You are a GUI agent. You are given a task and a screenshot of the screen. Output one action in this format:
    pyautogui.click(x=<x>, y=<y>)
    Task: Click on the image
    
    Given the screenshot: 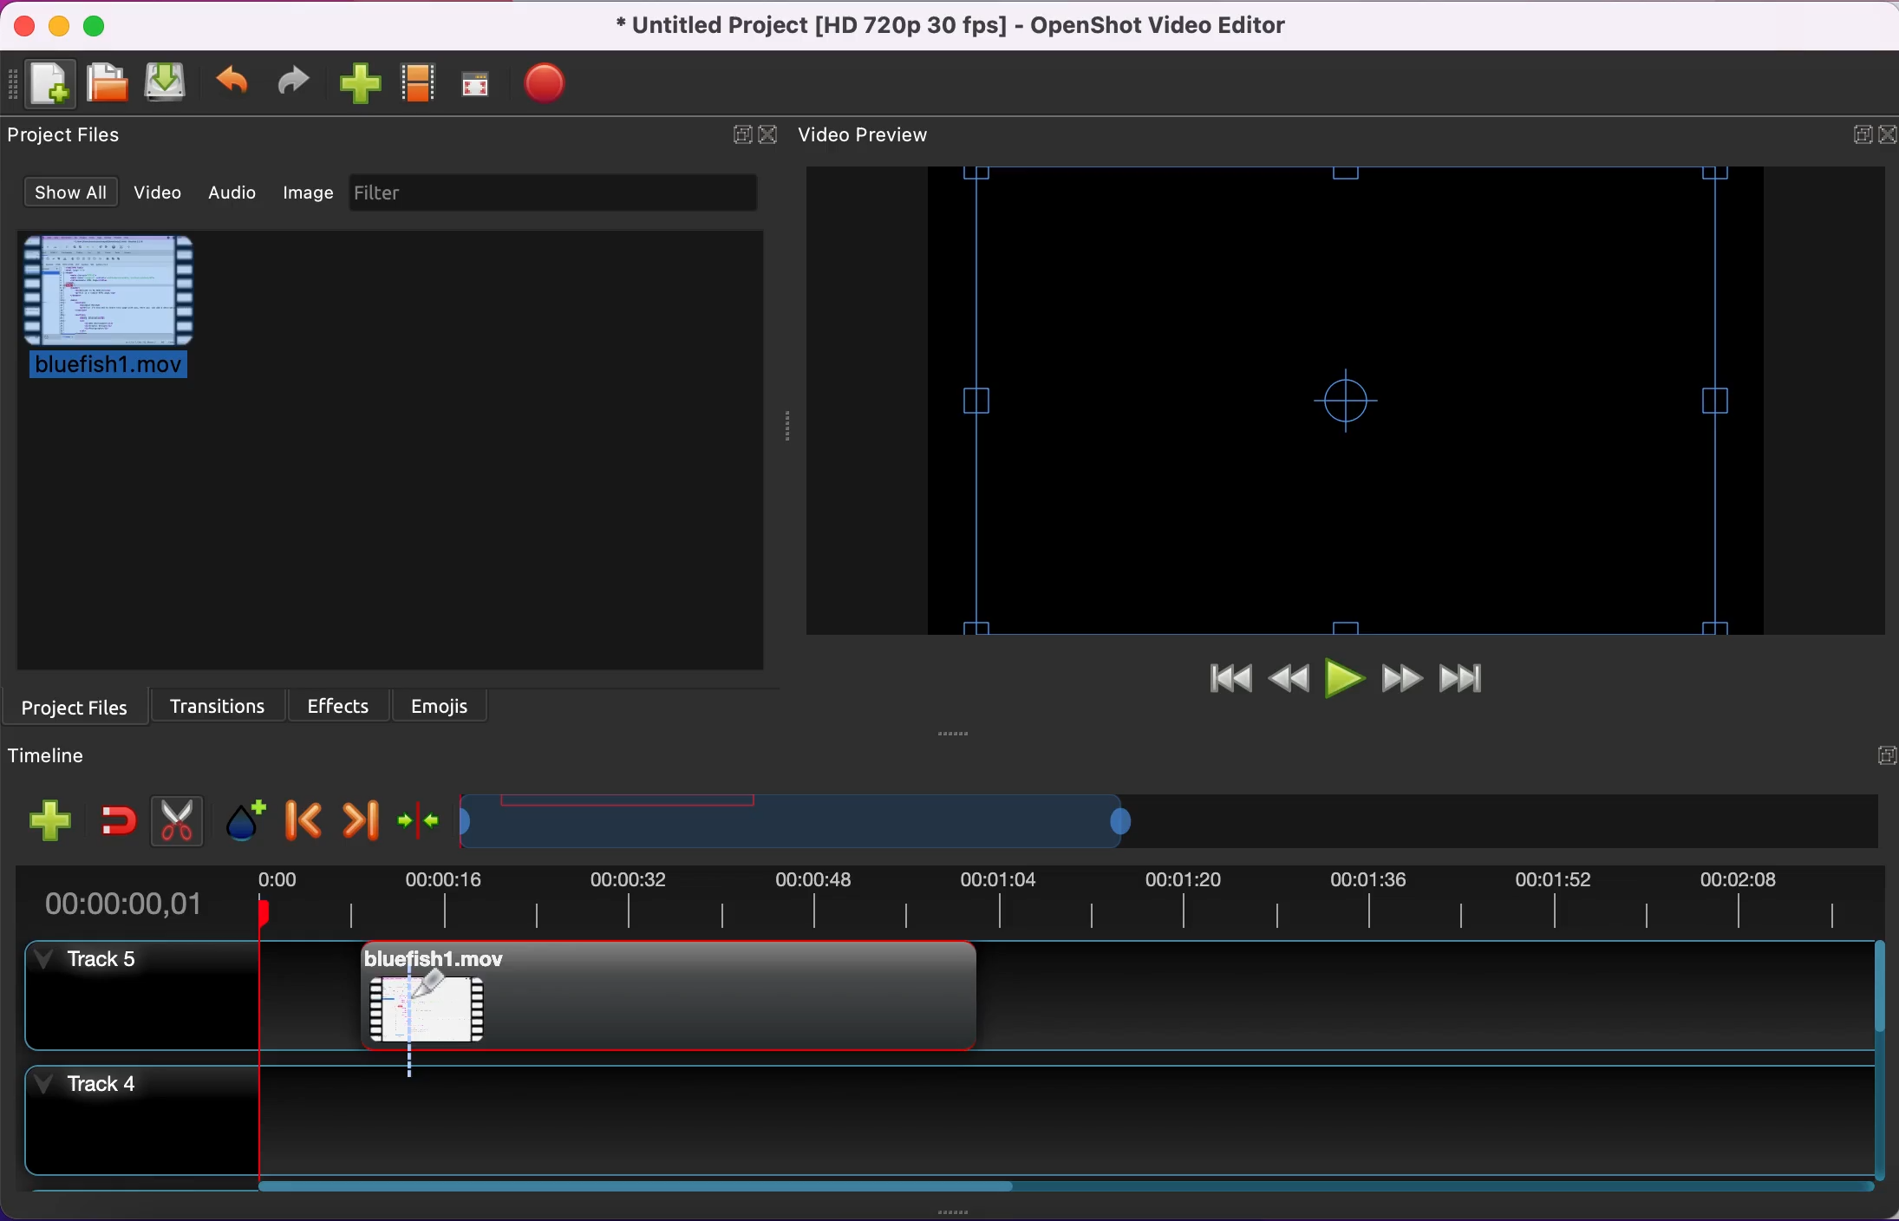 What is the action you would take?
    pyautogui.click(x=310, y=198)
    